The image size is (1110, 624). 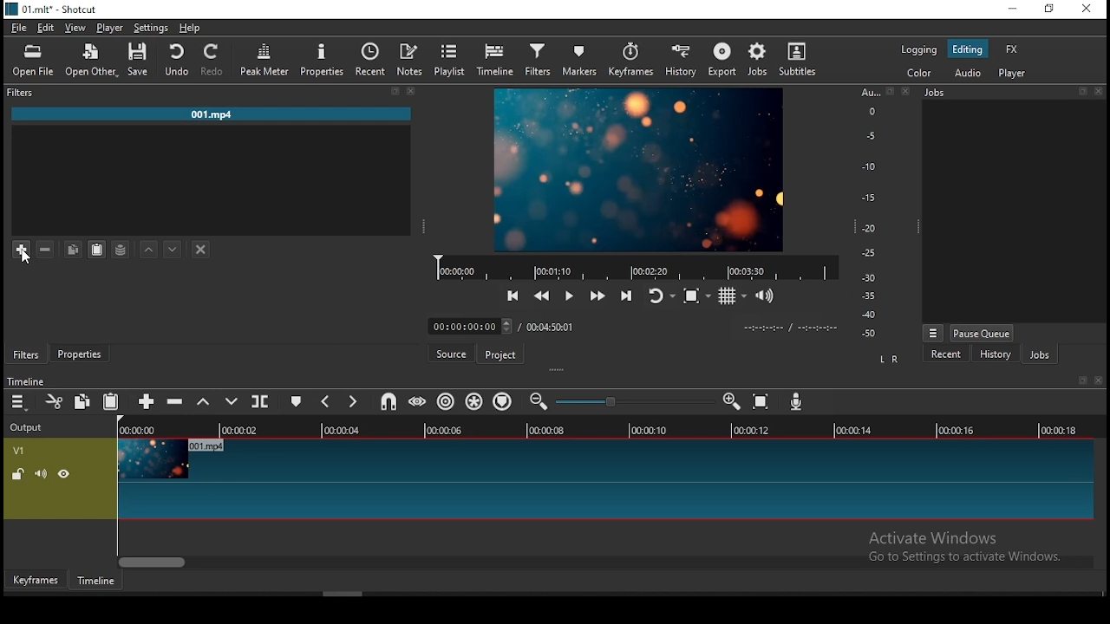 I want to click on player, so click(x=108, y=28).